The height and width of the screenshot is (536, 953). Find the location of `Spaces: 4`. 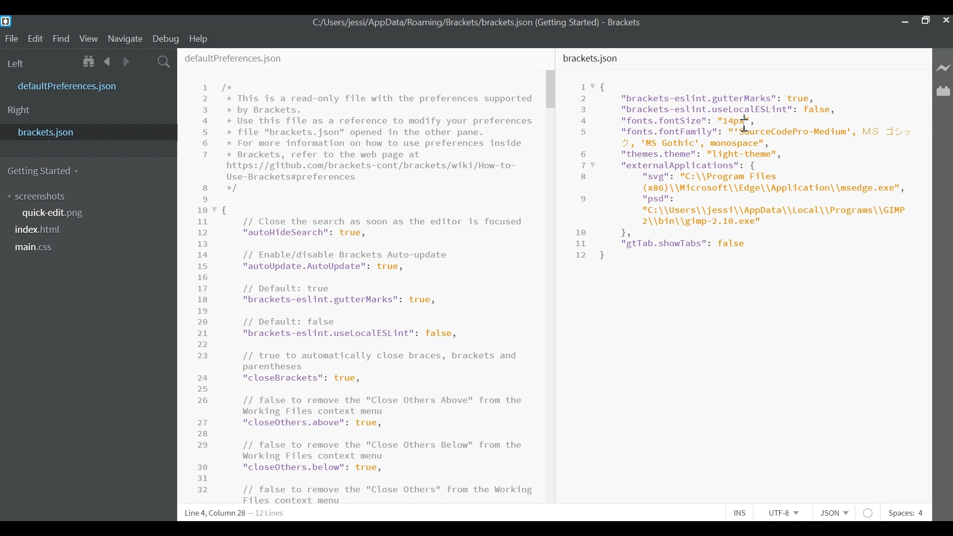

Spaces: 4 is located at coordinates (909, 510).